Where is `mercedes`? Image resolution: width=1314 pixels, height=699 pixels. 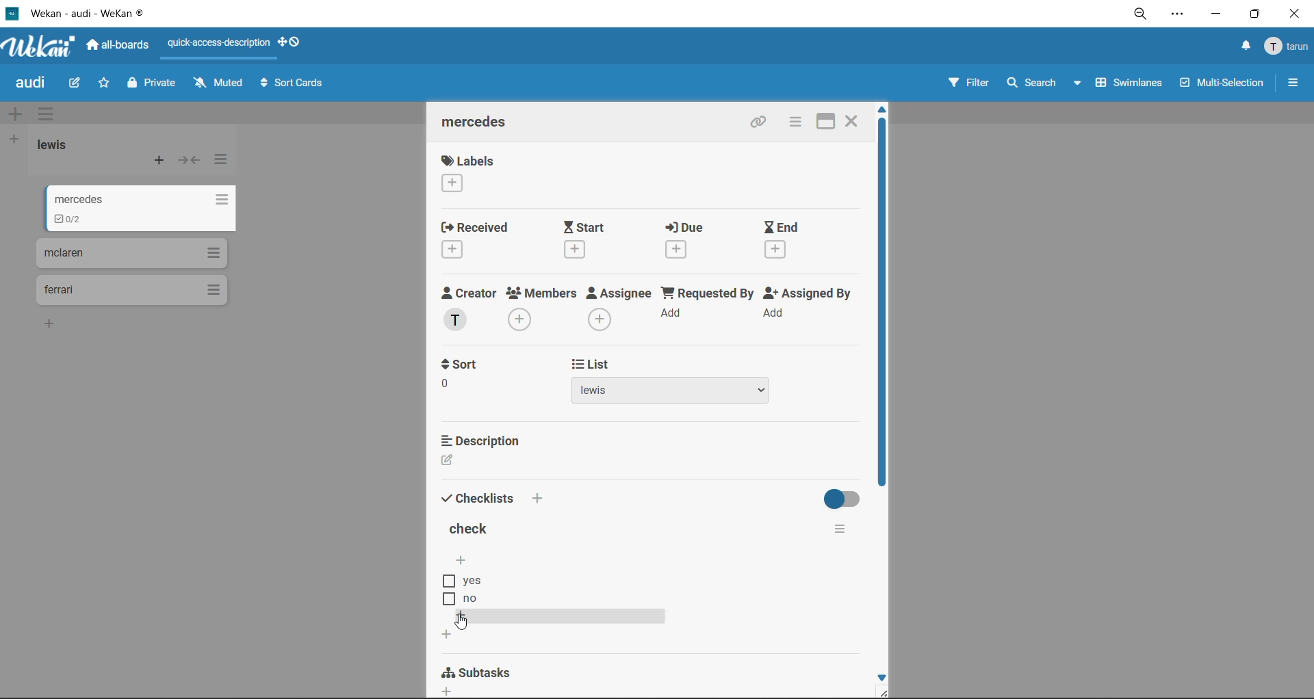
mercedes is located at coordinates (76, 195).